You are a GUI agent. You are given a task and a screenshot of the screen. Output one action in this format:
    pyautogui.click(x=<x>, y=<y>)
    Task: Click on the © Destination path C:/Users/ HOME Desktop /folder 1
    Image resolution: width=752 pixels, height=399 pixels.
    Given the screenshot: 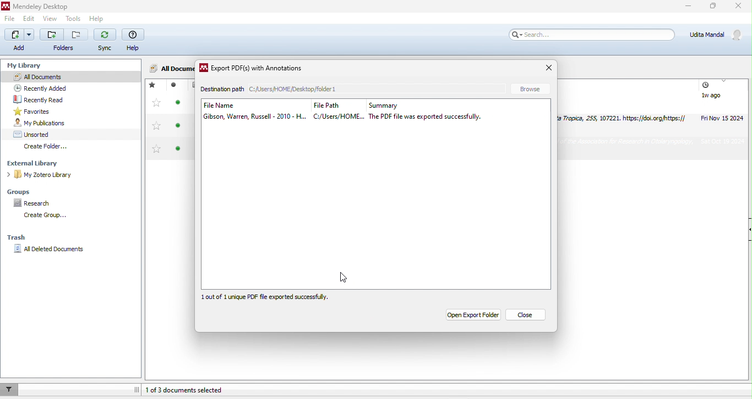 What is the action you would take?
    pyautogui.click(x=302, y=88)
    